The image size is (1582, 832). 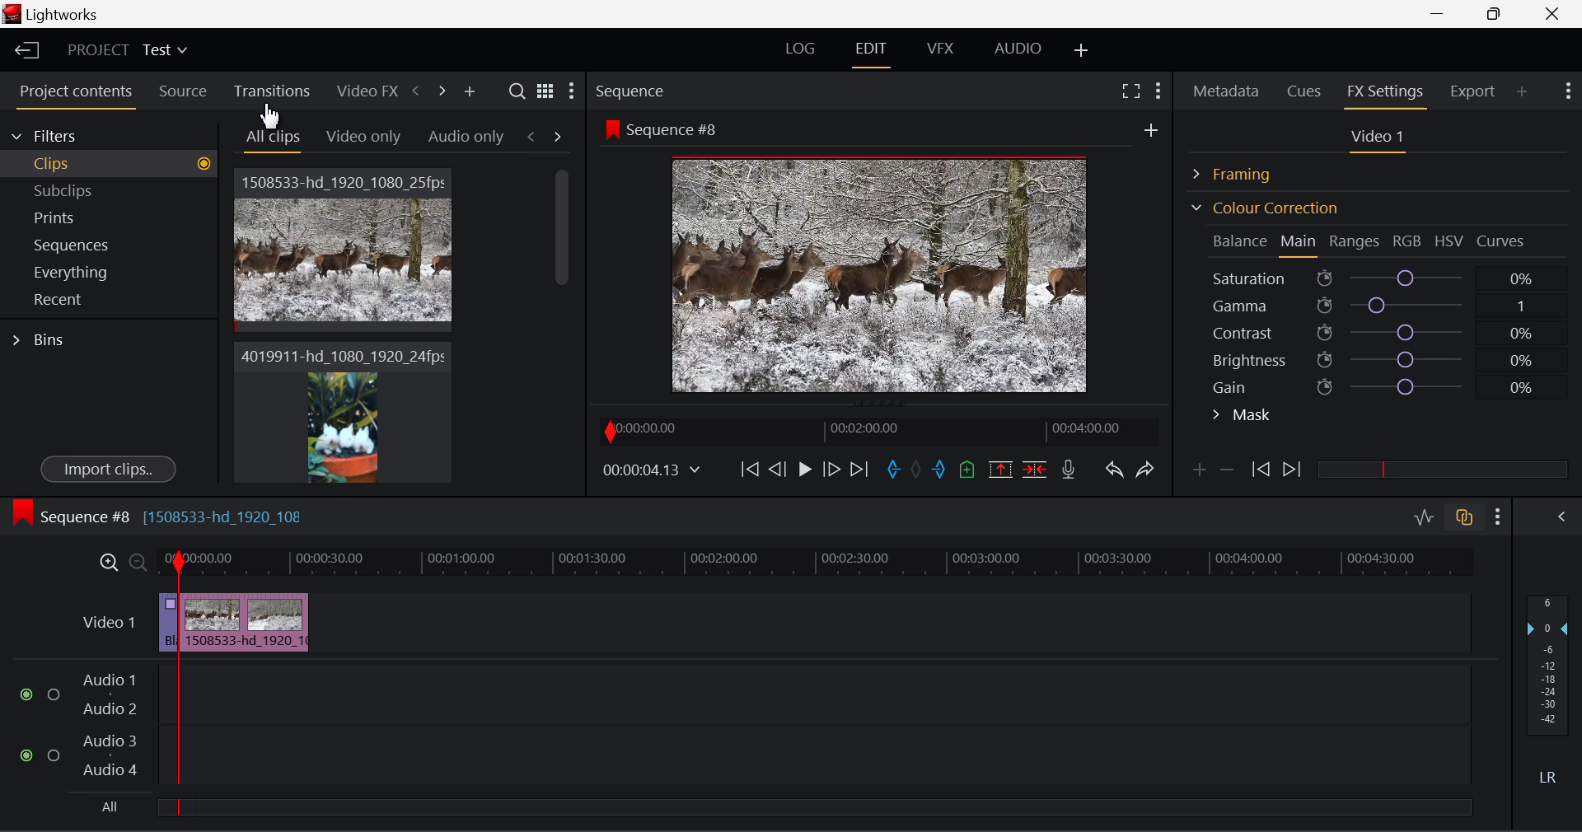 I want to click on Project Title, so click(x=128, y=51).